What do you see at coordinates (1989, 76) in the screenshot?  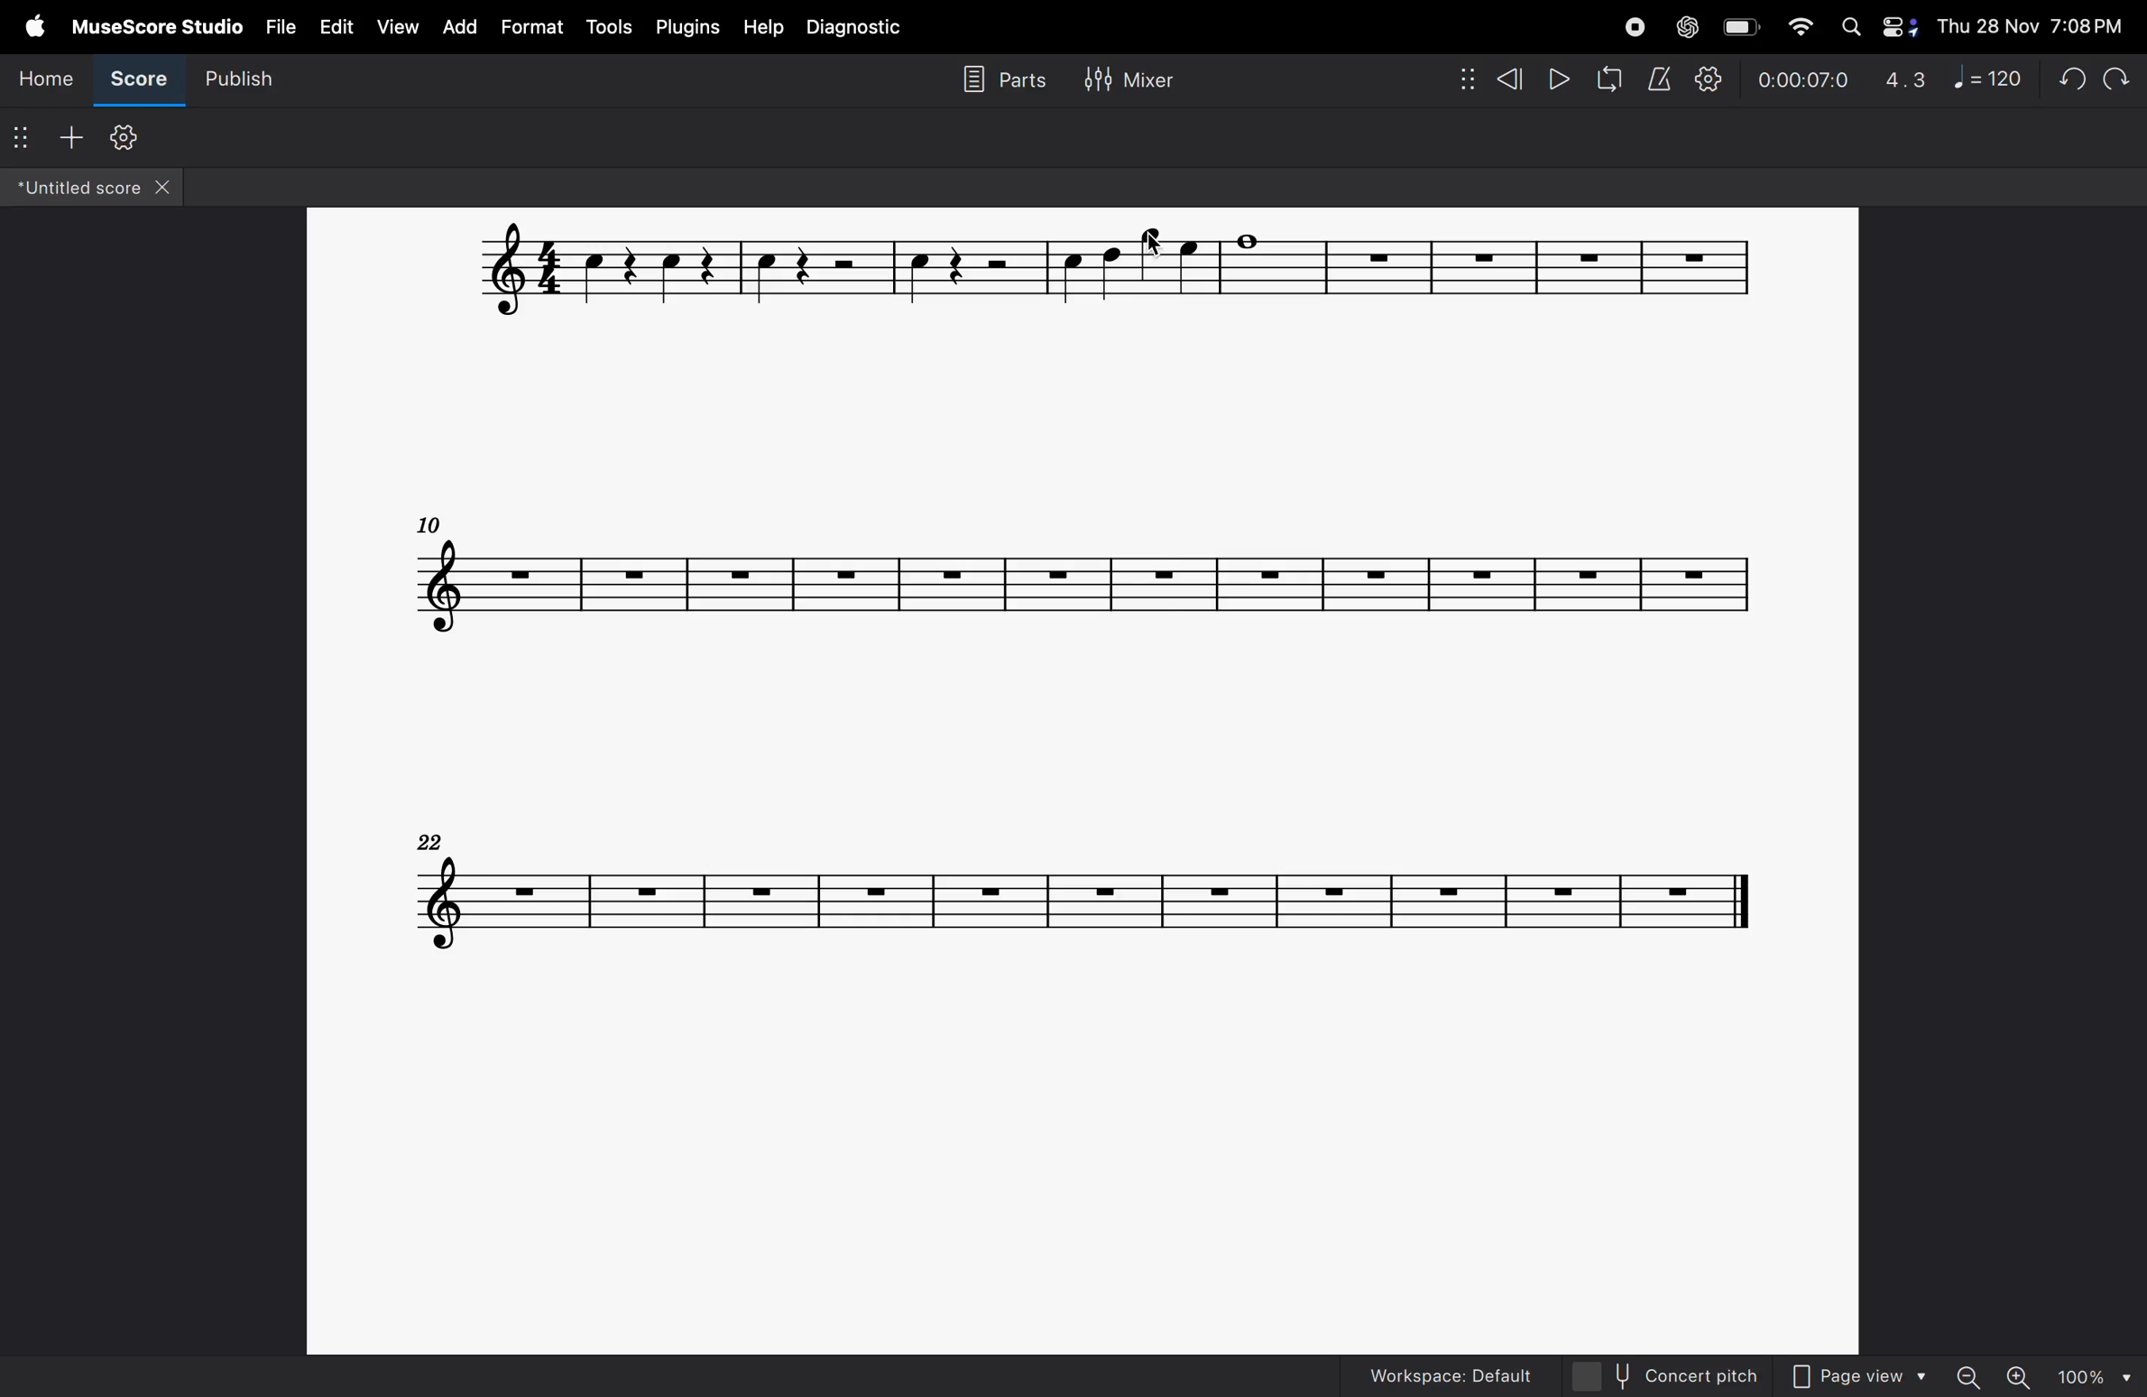 I see `note 120` at bounding box center [1989, 76].